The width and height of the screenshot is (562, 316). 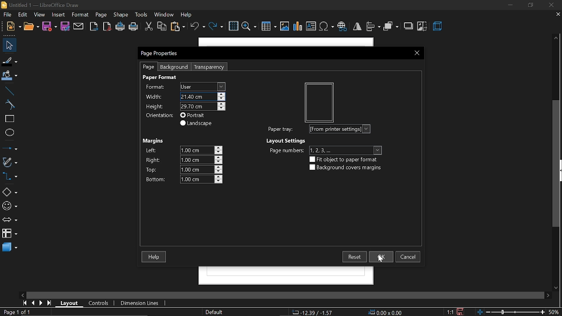 I want to click on rectangle, so click(x=10, y=120).